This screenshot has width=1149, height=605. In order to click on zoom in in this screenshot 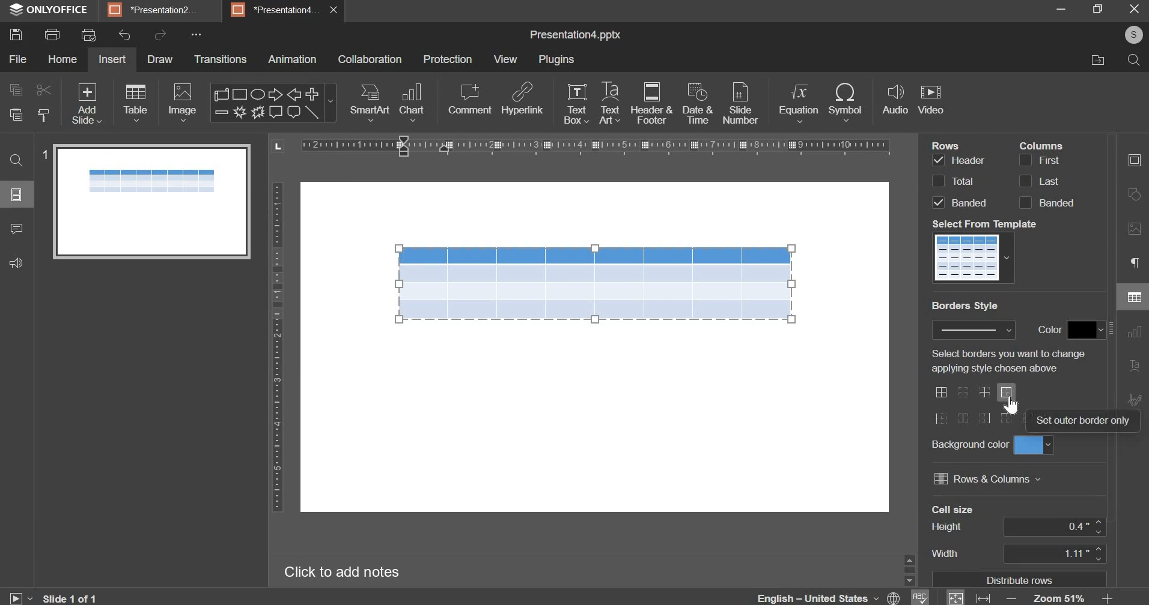, I will do `click(1114, 597)`.